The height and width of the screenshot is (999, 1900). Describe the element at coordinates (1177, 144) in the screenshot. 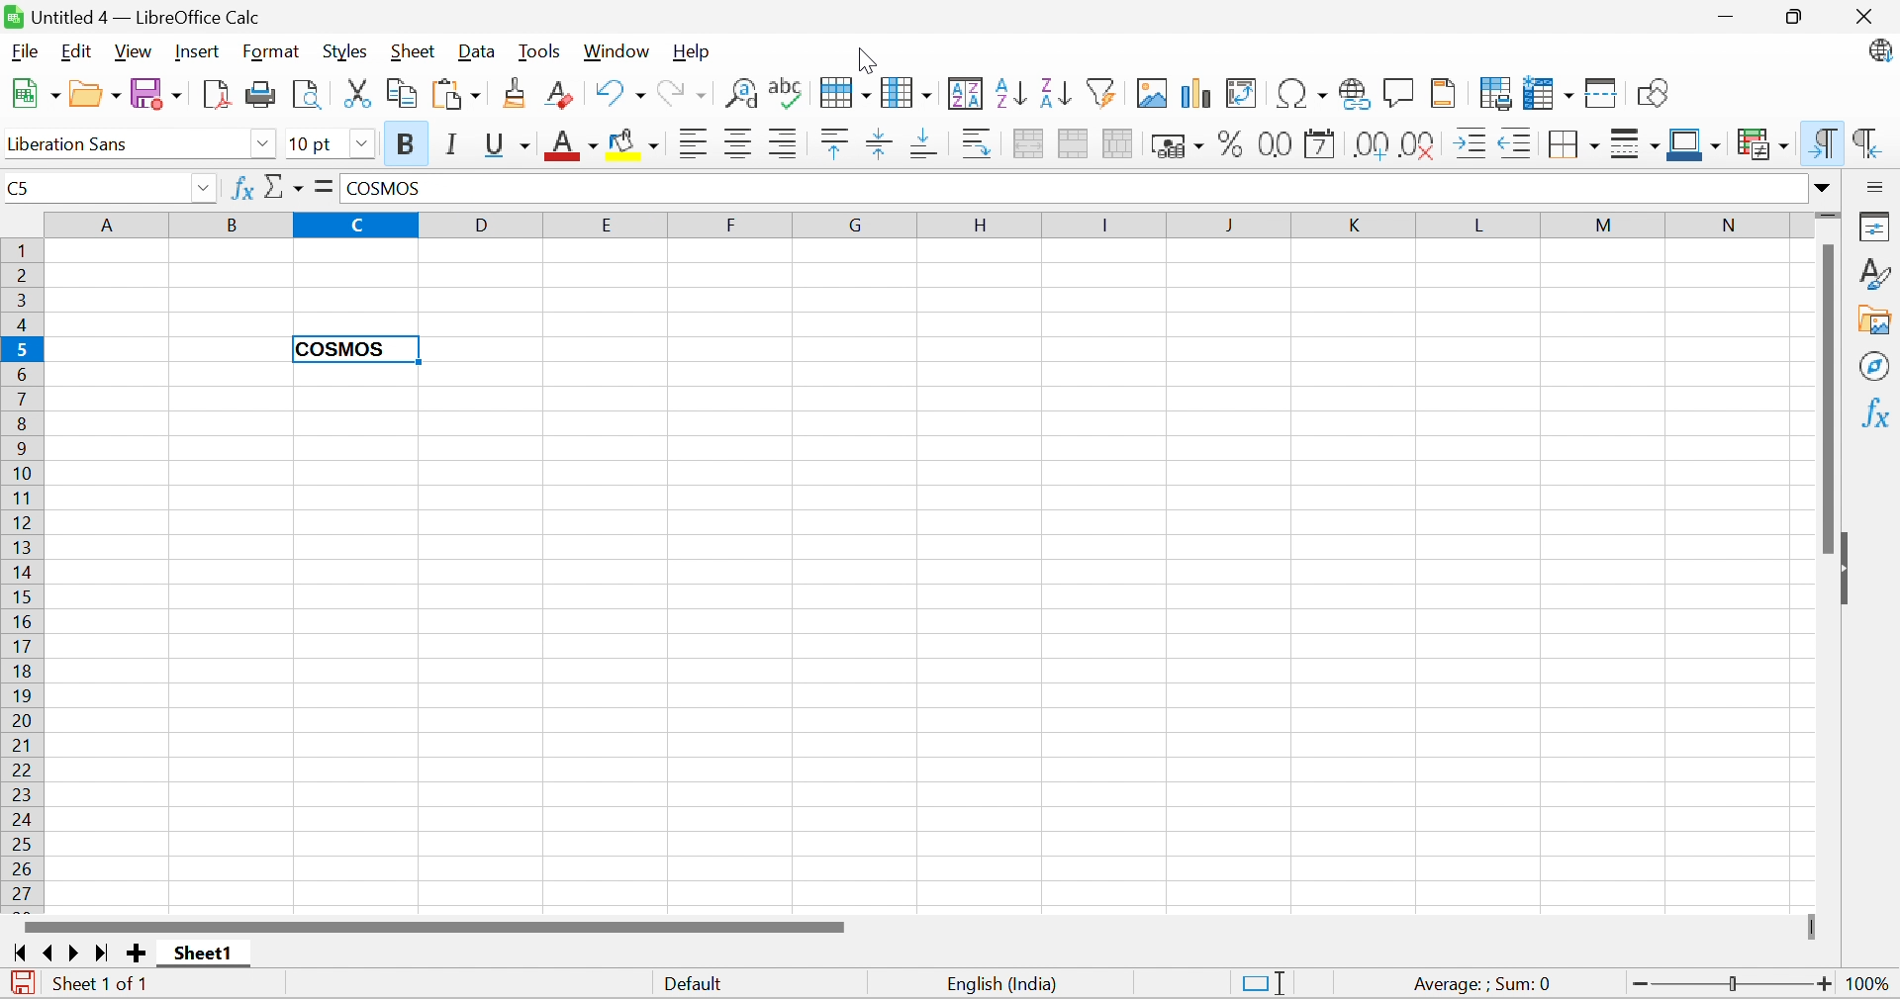

I see `Format as Currency` at that location.